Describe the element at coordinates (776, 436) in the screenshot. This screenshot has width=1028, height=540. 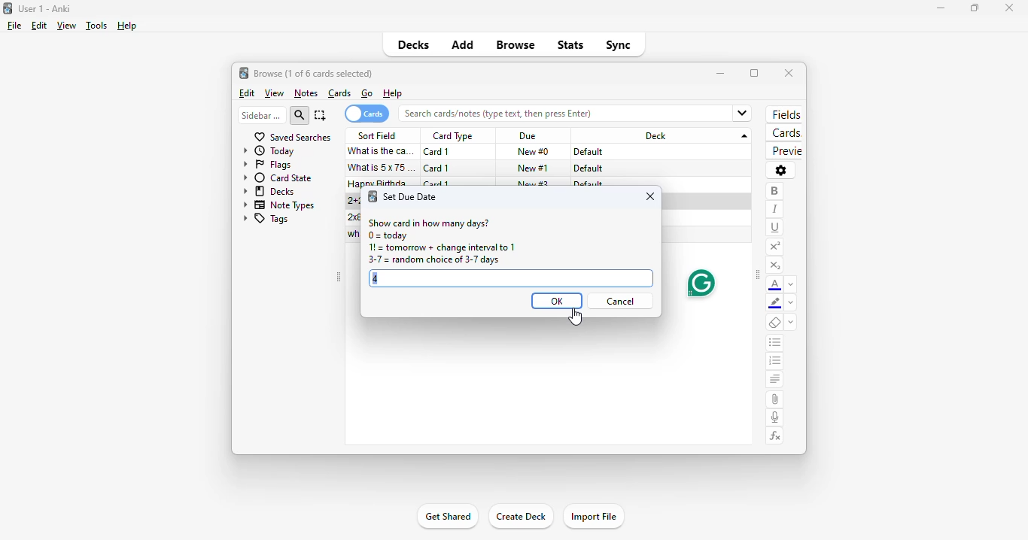
I see `equations` at that location.